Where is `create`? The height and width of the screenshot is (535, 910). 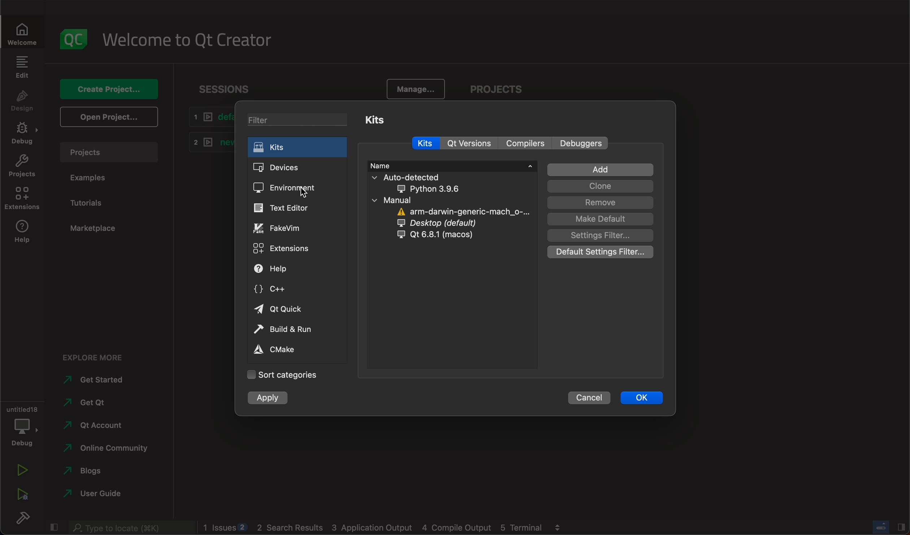
create is located at coordinates (112, 91).